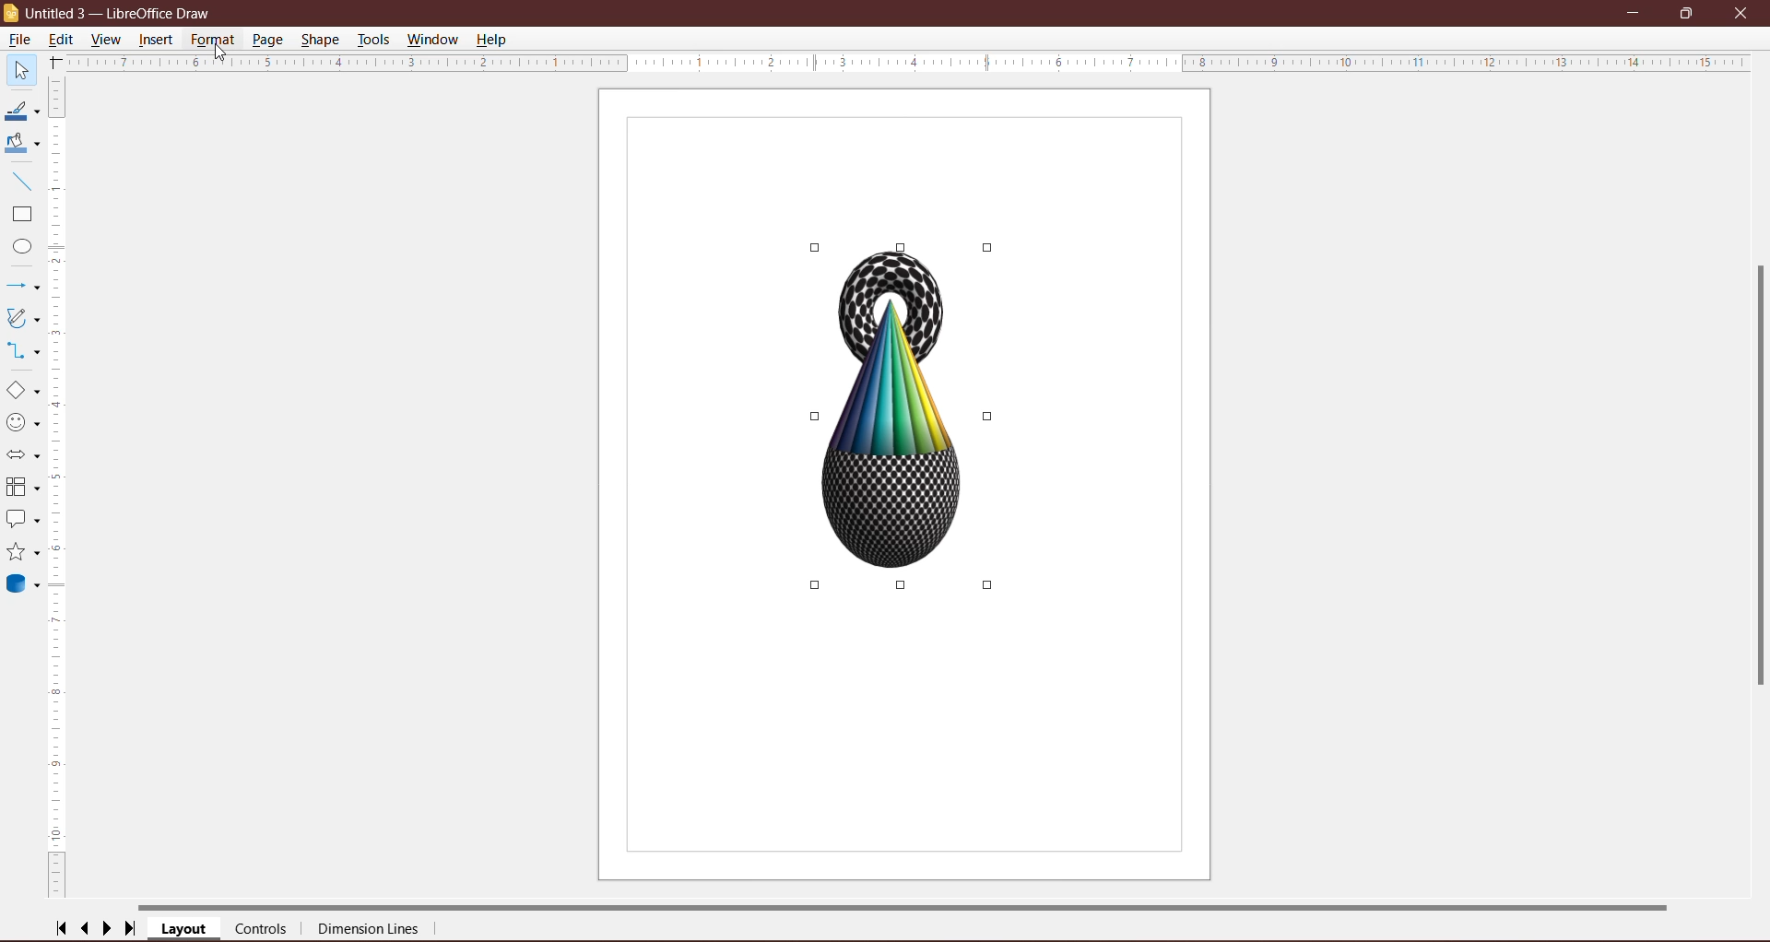  What do you see at coordinates (494, 41) in the screenshot?
I see `Help` at bounding box center [494, 41].